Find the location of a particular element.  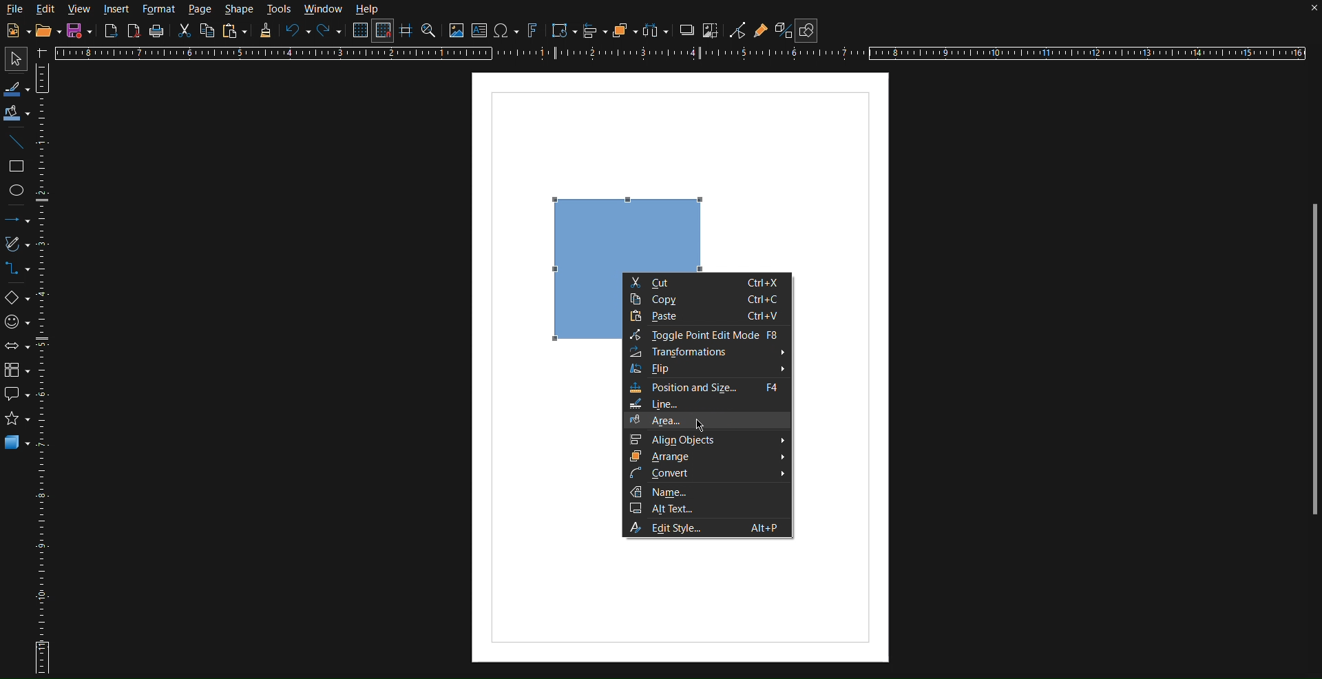

Formatting is located at coordinates (265, 34).